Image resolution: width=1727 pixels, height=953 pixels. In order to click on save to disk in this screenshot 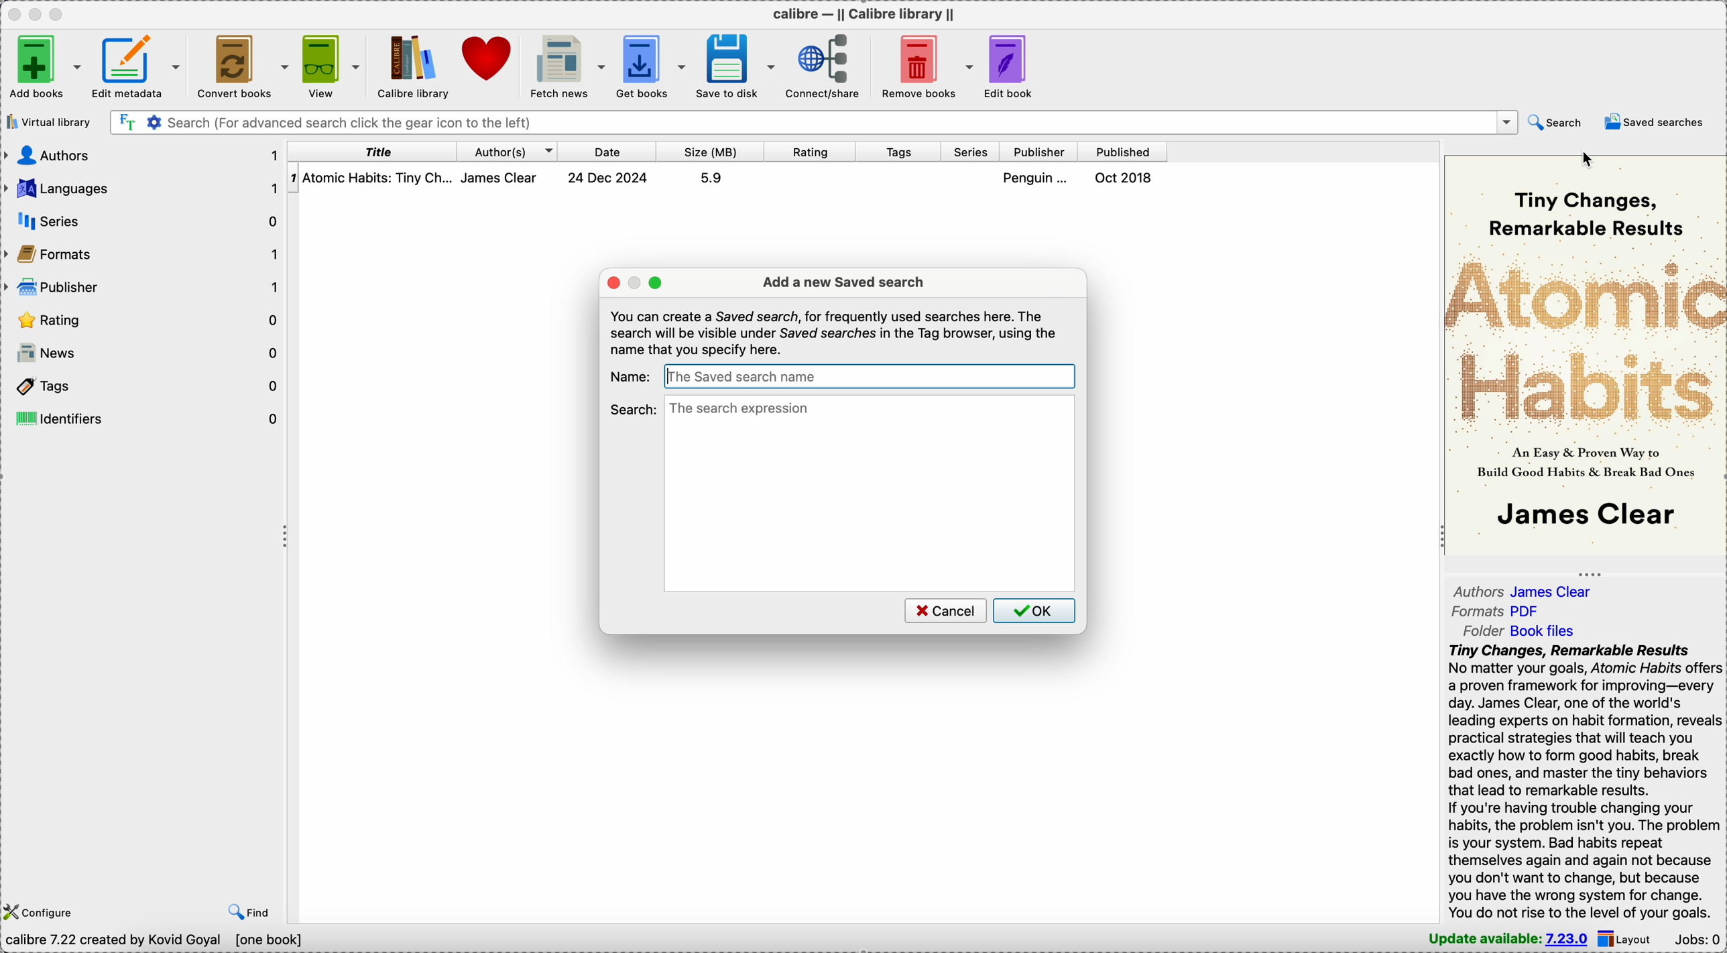, I will do `click(738, 65)`.